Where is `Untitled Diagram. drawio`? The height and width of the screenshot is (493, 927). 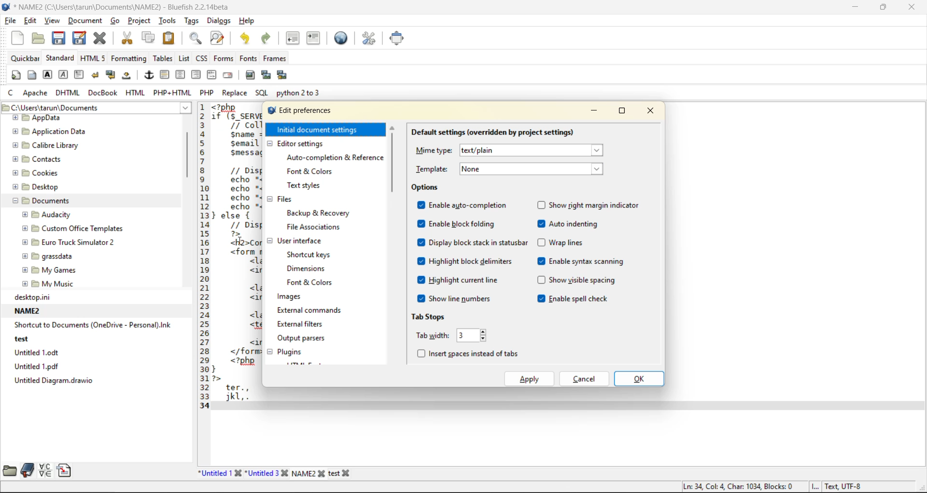 Untitled Diagram. drawio is located at coordinates (50, 380).